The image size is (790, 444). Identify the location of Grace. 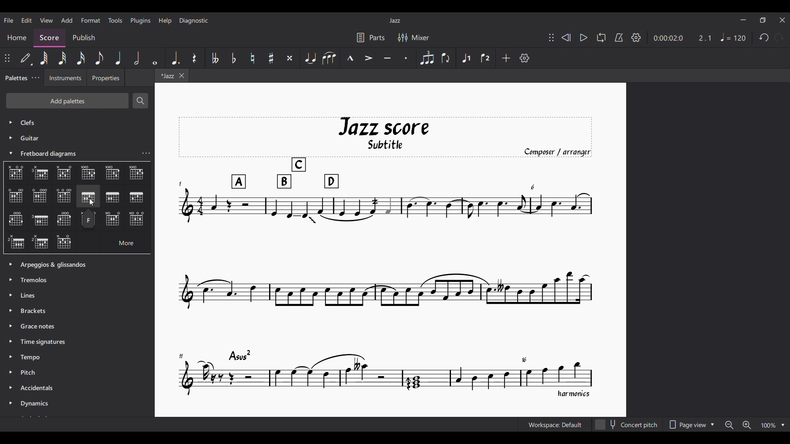
(39, 327).